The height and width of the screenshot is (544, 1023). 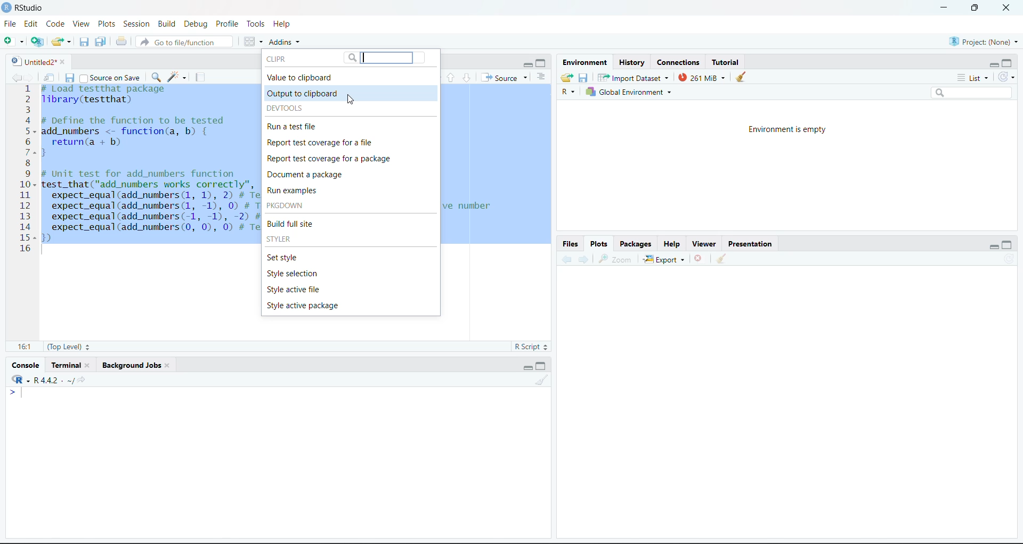 I want to click on 16:1, so click(x=23, y=346).